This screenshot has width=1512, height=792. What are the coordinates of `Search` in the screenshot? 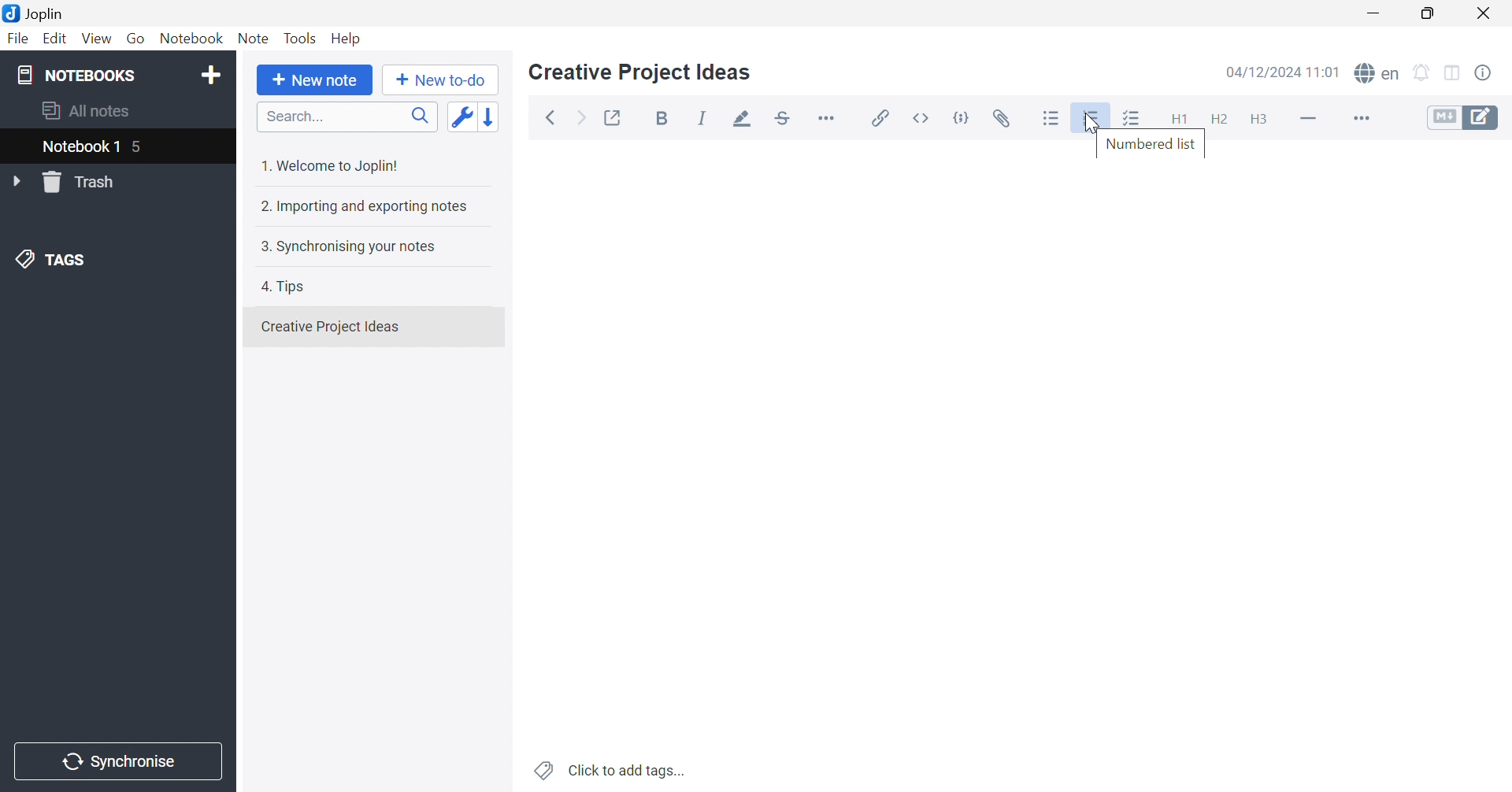 It's located at (347, 118).